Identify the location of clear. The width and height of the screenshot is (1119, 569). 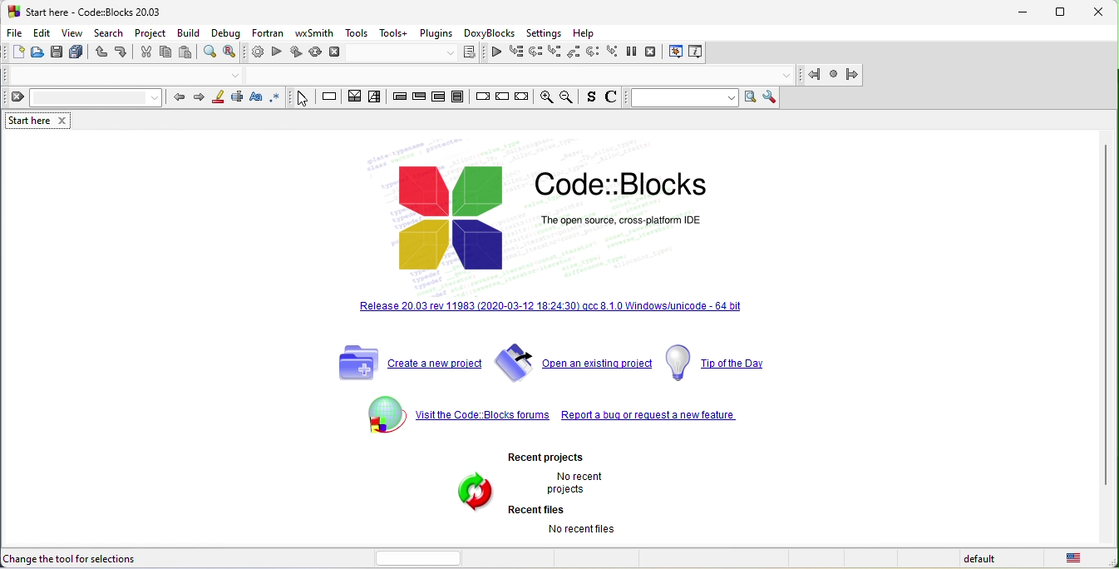
(82, 99).